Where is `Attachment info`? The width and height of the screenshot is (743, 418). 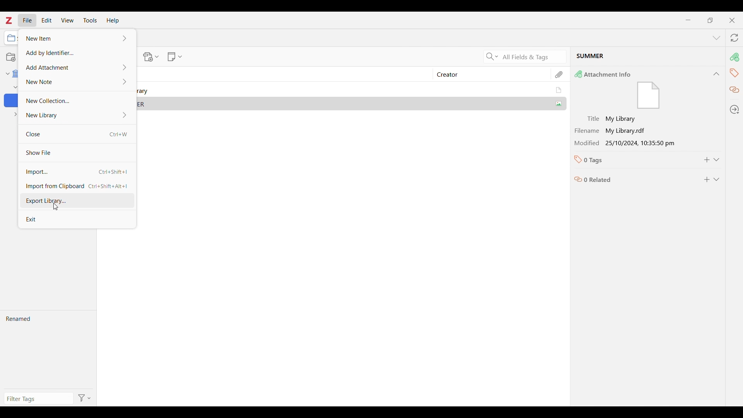
Attachment info is located at coordinates (735, 57).